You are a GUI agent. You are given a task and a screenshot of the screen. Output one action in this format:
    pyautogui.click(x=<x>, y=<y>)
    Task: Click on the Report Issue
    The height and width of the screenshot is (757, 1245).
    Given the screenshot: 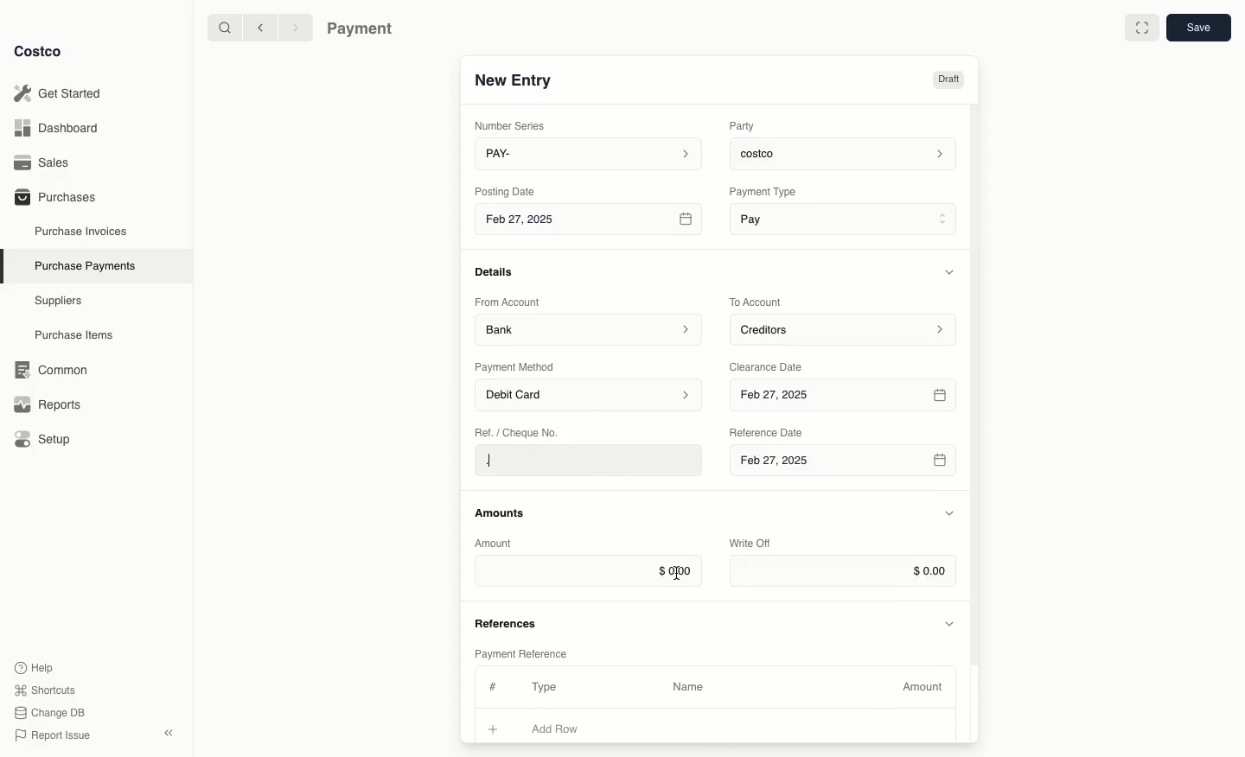 What is the action you would take?
    pyautogui.click(x=53, y=736)
    